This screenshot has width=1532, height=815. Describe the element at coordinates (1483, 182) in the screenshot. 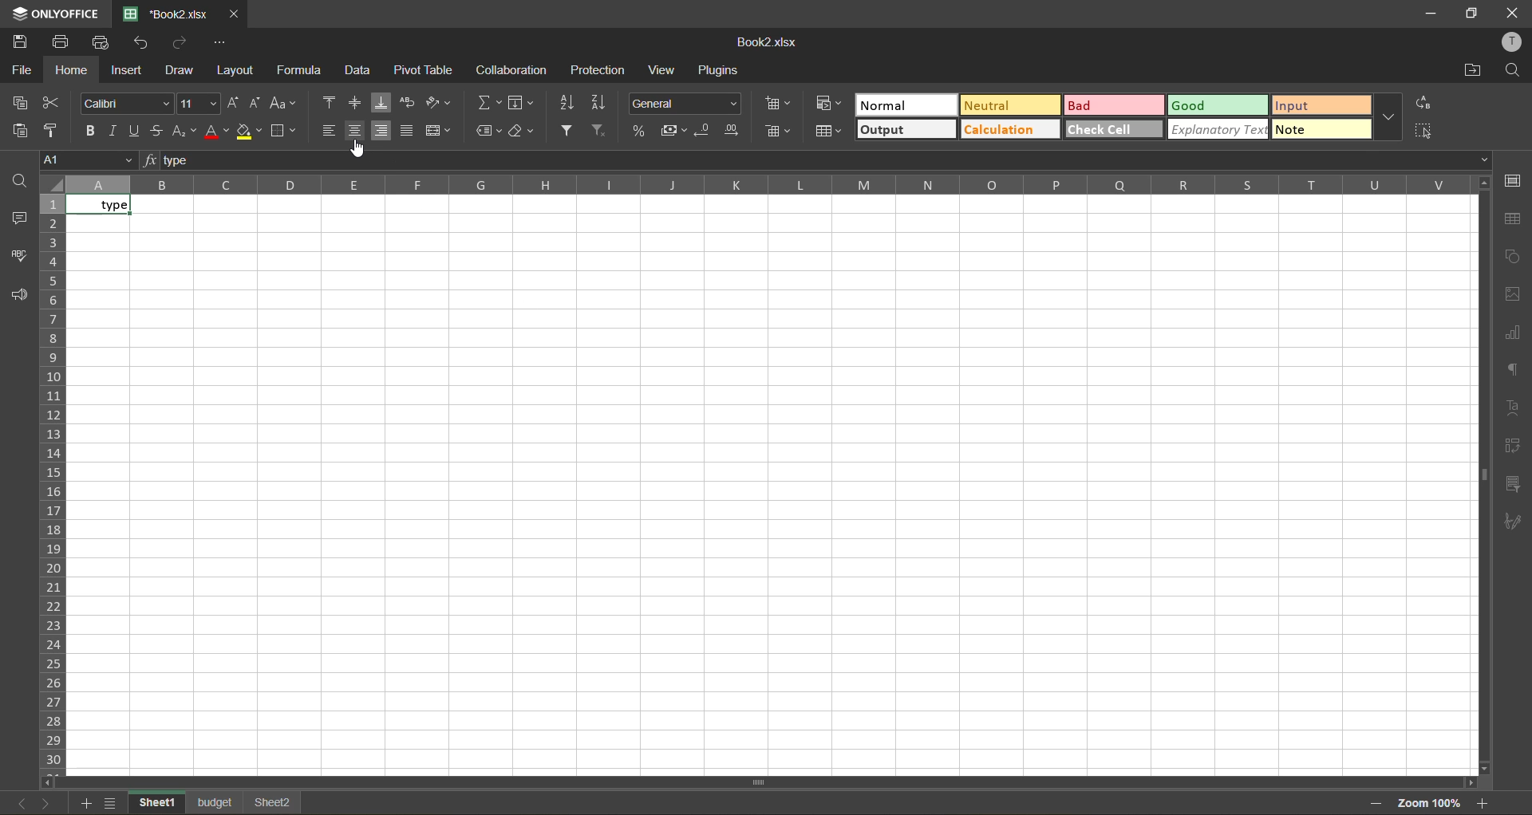

I see `move up` at that location.